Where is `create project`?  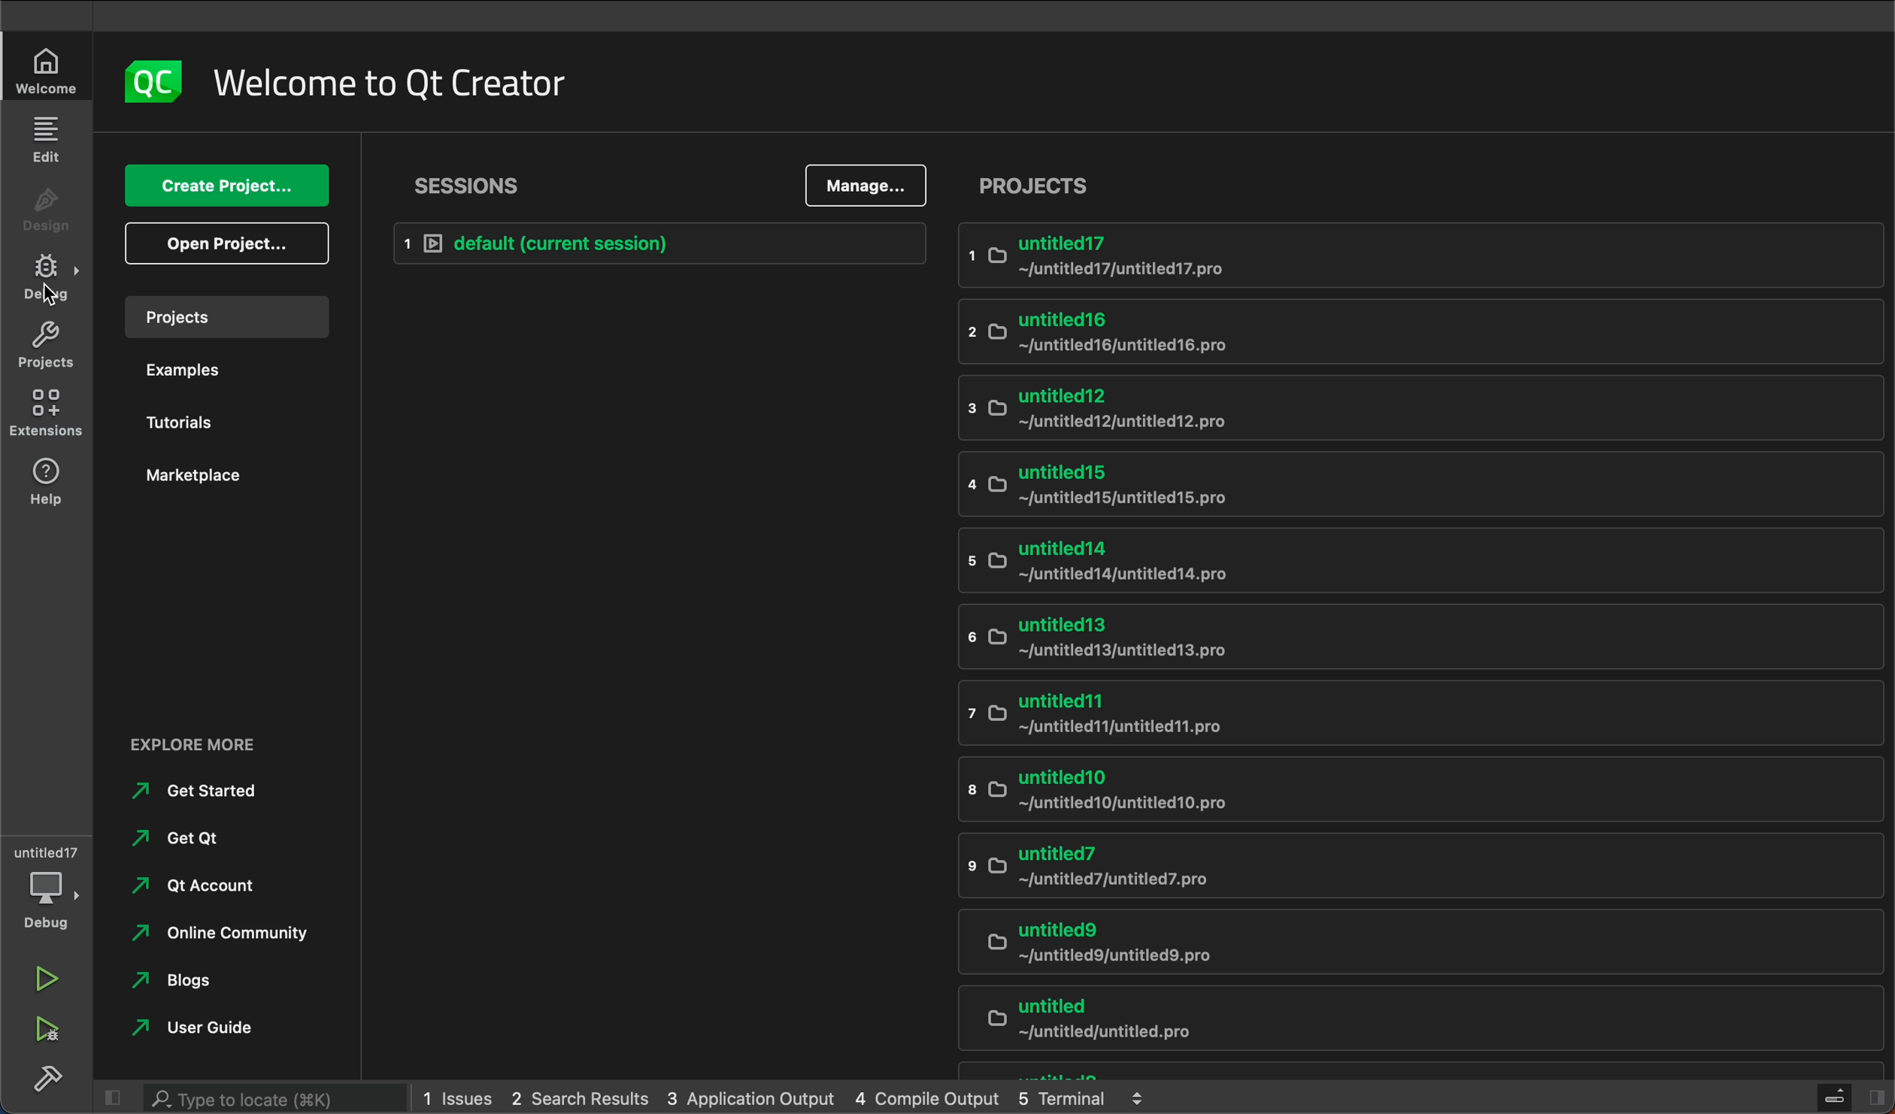 create project is located at coordinates (228, 185).